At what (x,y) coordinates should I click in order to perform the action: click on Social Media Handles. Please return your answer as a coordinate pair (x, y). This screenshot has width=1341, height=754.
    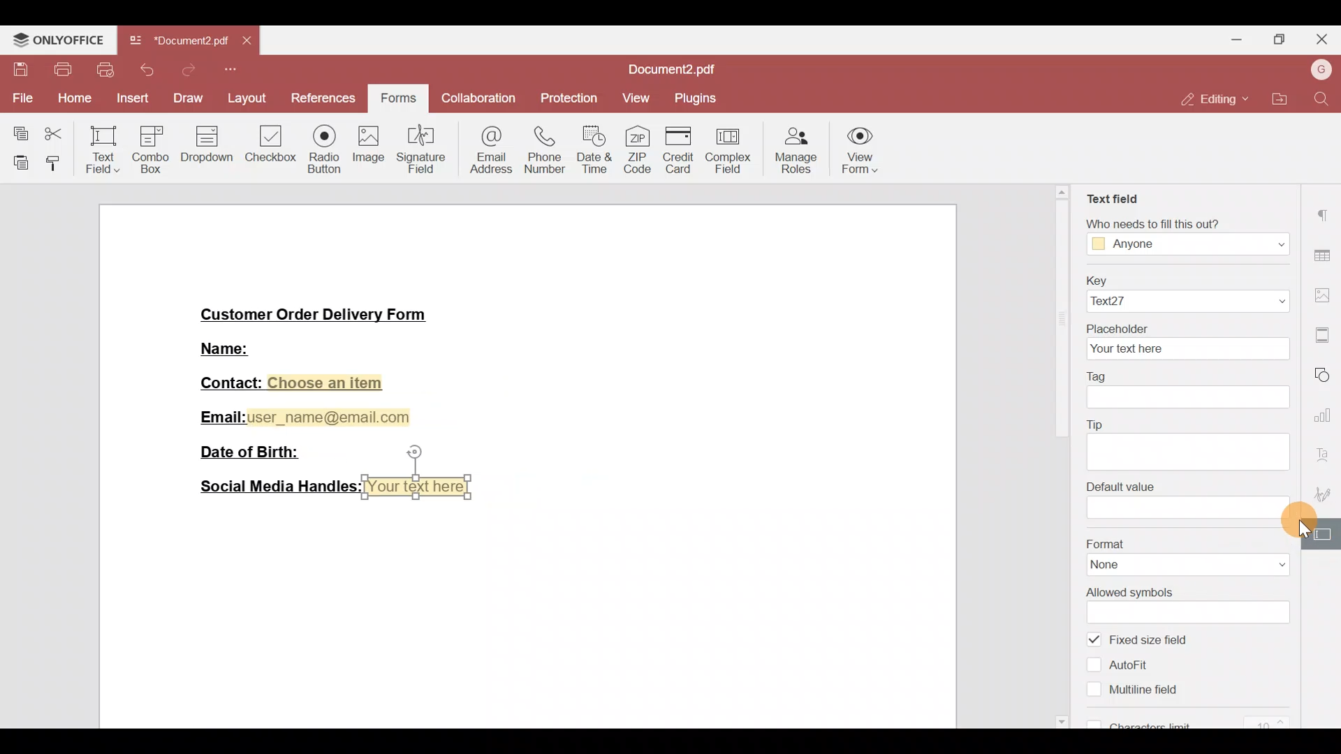
    Looking at the image, I should click on (275, 487).